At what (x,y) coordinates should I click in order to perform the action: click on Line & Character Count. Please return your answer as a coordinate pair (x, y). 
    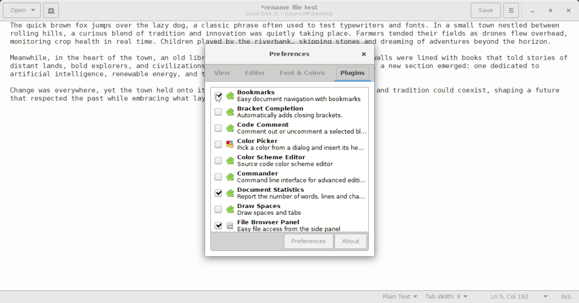
    Looking at the image, I should click on (519, 297).